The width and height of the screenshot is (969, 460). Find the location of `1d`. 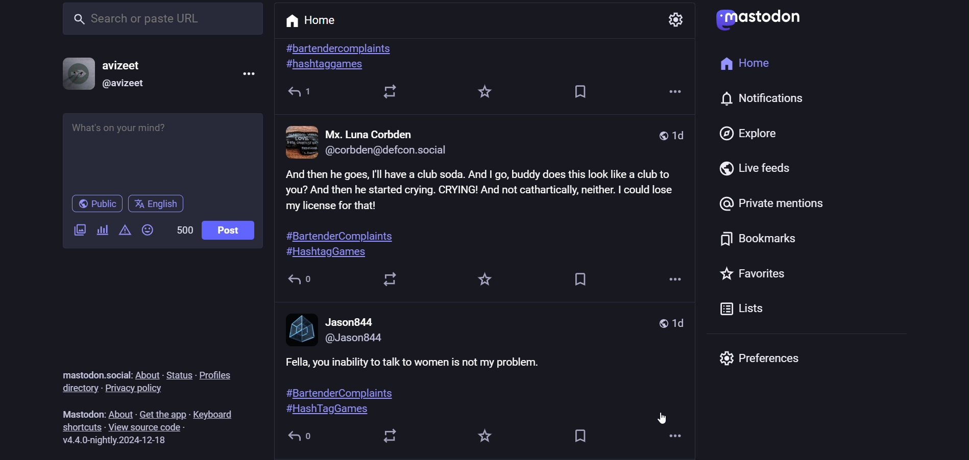

1d is located at coordinates (670, 324).